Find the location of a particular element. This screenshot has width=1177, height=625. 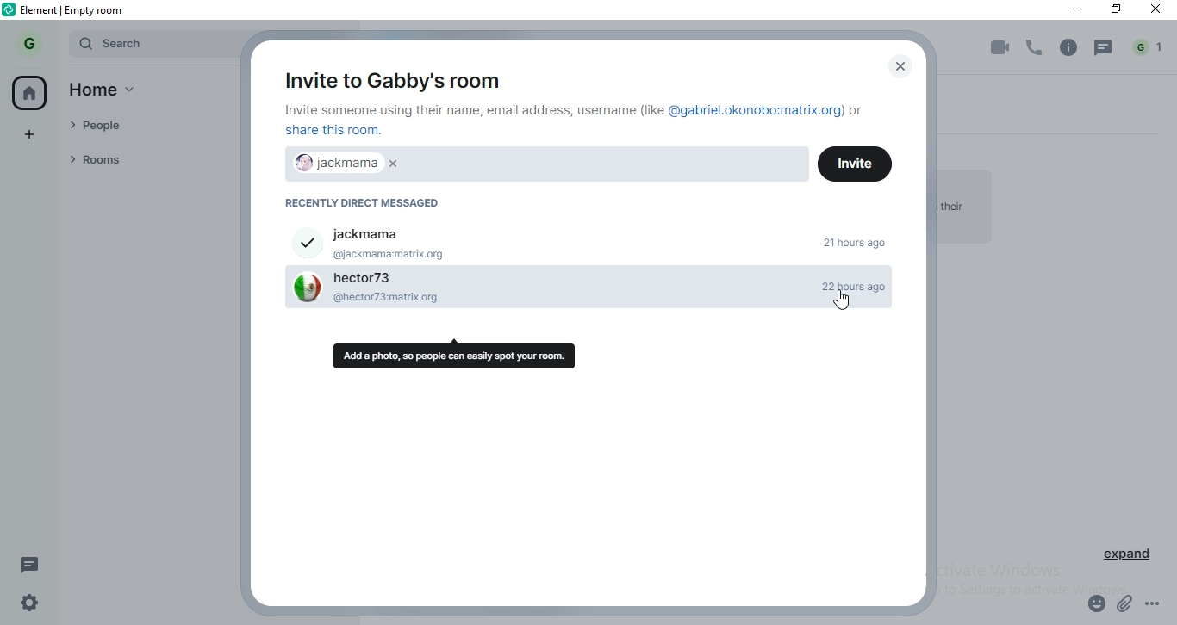

hector73 is located at coordinates (552, 294).